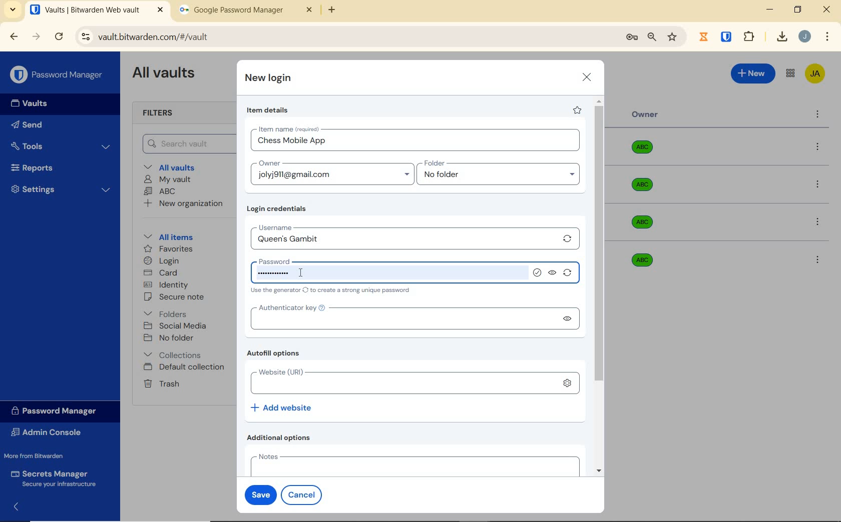 The image size is (841, 522). Describe the element at coordinates (804, 36) in the screenshot. I see `Account` at that location.